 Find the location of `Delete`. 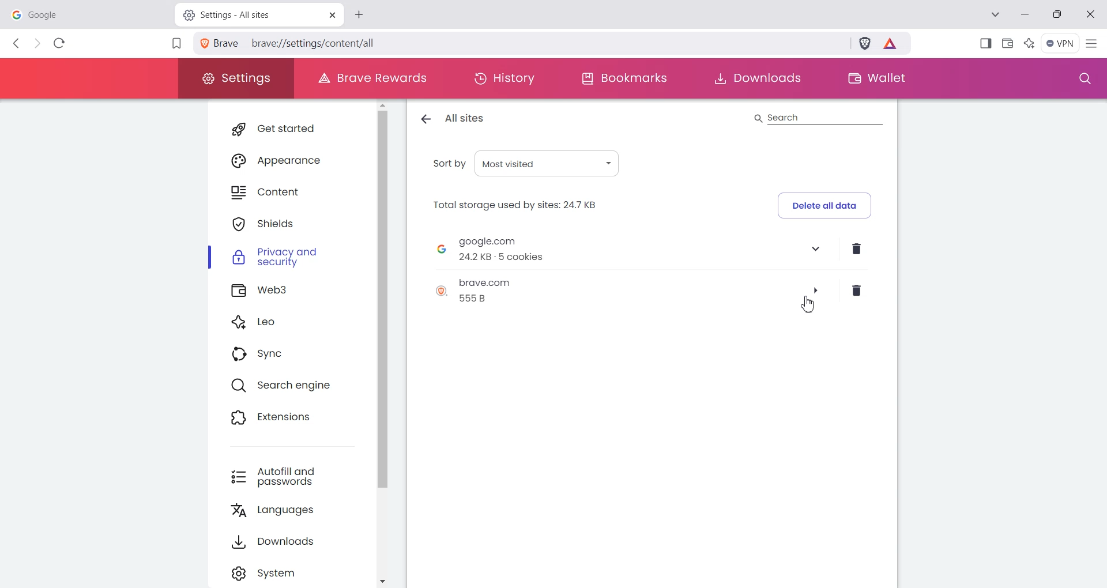

Delete is located at coordinates (857, 289).